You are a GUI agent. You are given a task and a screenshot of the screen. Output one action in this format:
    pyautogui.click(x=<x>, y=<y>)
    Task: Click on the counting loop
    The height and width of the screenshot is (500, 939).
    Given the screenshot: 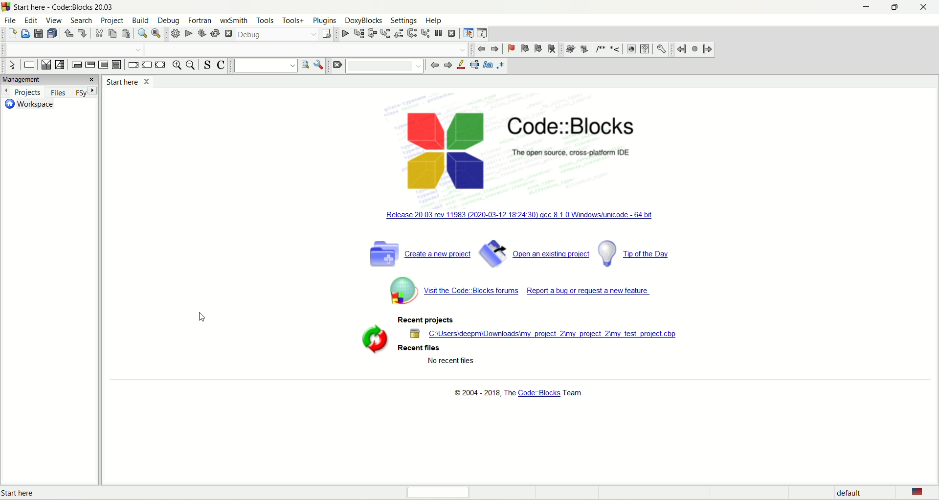 What is the action you would take?
    pyautogui.click(x=103, y=65)
    